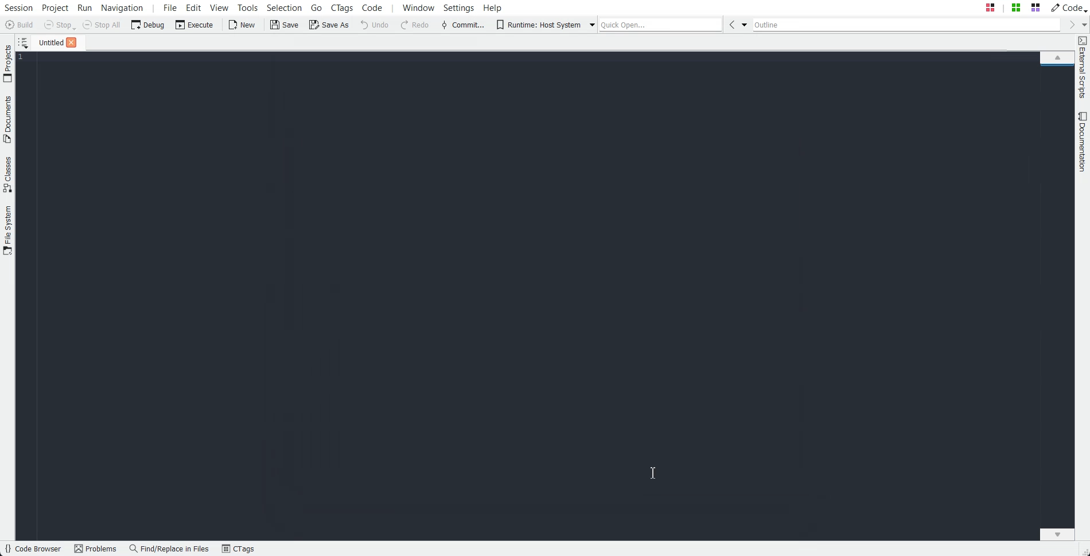 This screenshot has height=556, width=1090. Describe the element at coordinates (653, 473) in the screenshot. I see `Text Cursor` at that location.